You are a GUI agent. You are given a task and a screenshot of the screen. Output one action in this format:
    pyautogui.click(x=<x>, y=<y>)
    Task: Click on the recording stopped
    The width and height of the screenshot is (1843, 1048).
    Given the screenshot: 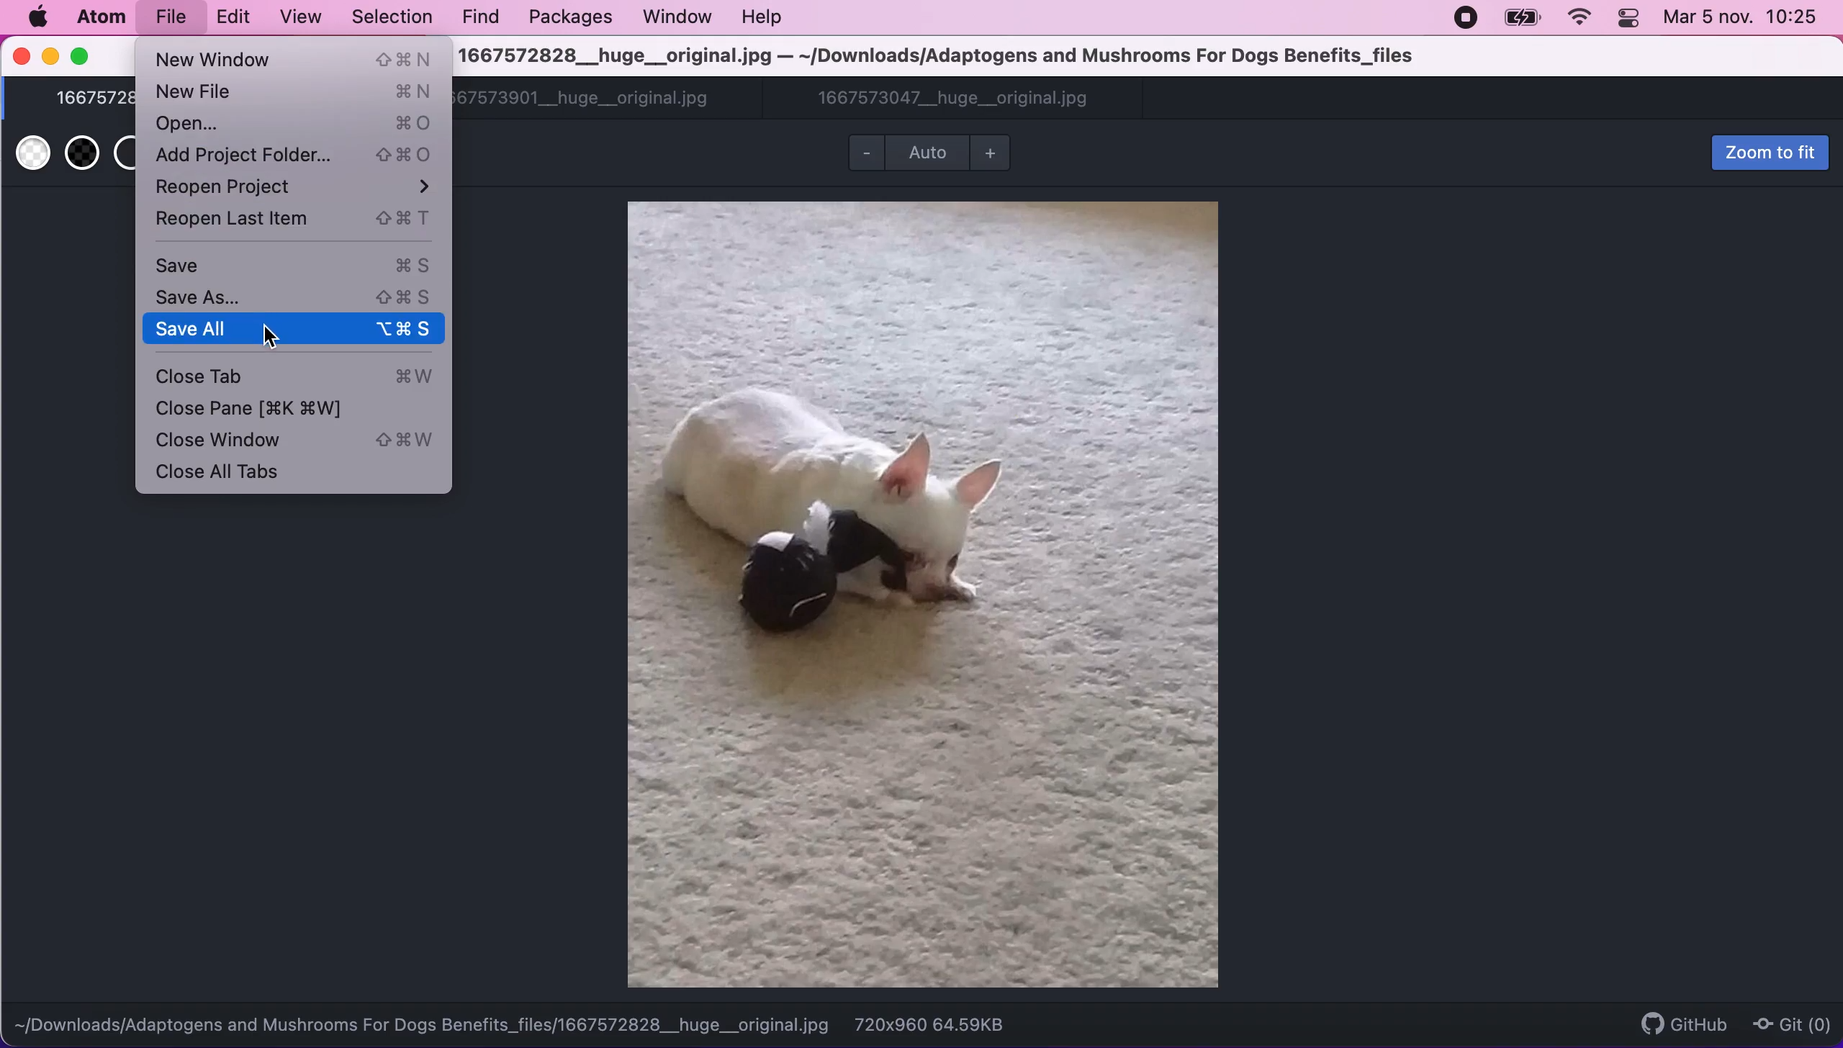 What is the action you would take?
    pyautogui.click(x=1466, y=18)
    